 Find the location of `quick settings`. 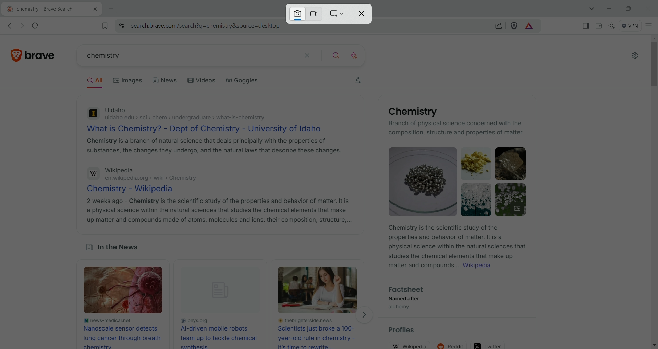

quick settings is located at coordinates (635, 56).